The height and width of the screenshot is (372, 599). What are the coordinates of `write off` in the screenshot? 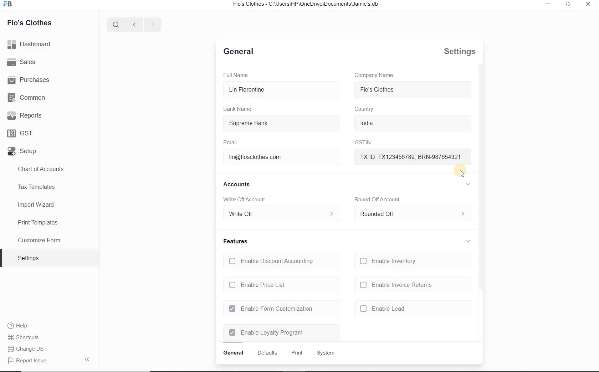 It's located at (281, 215).